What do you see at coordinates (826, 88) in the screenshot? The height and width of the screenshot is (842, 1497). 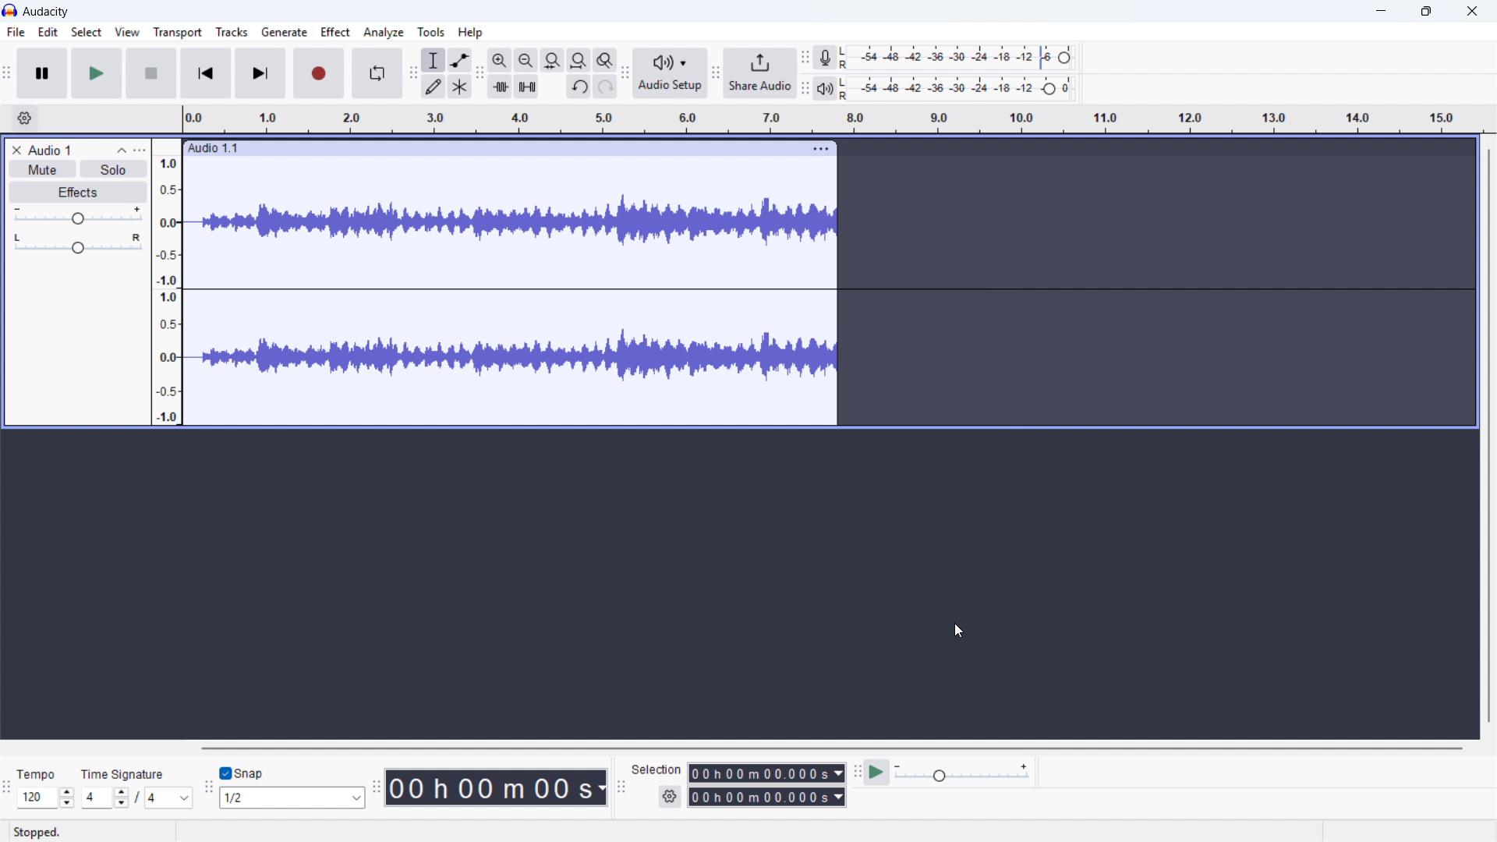 I see `Playback metre ` at bounding box center [826, 88].